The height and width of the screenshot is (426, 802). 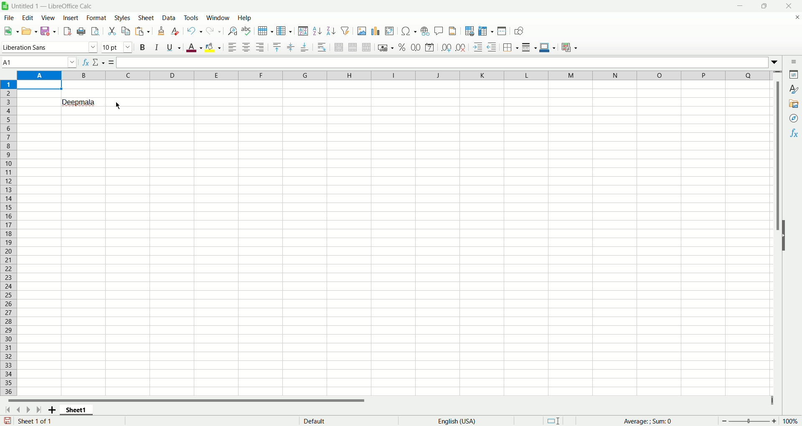 What do you see at coordinates (30, 30) in the screenshot?
I see `Open` at bounding box center [30, 30].